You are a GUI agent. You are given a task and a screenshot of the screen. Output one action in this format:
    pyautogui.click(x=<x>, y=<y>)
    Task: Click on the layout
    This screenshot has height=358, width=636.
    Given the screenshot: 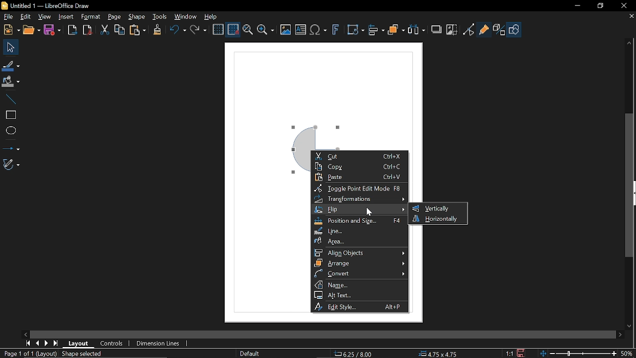 What is the action you would take?
    pyautogui.click(x=79, y=344)
    